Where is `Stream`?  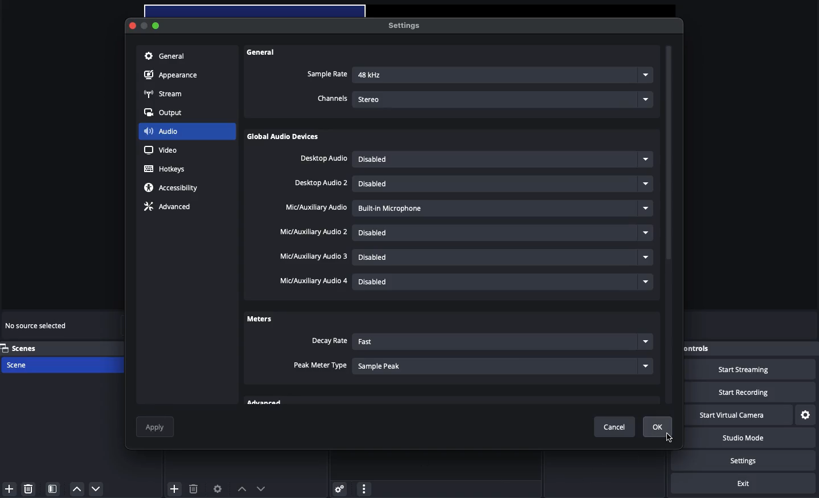
Stream is located at coordinates (164, 95).